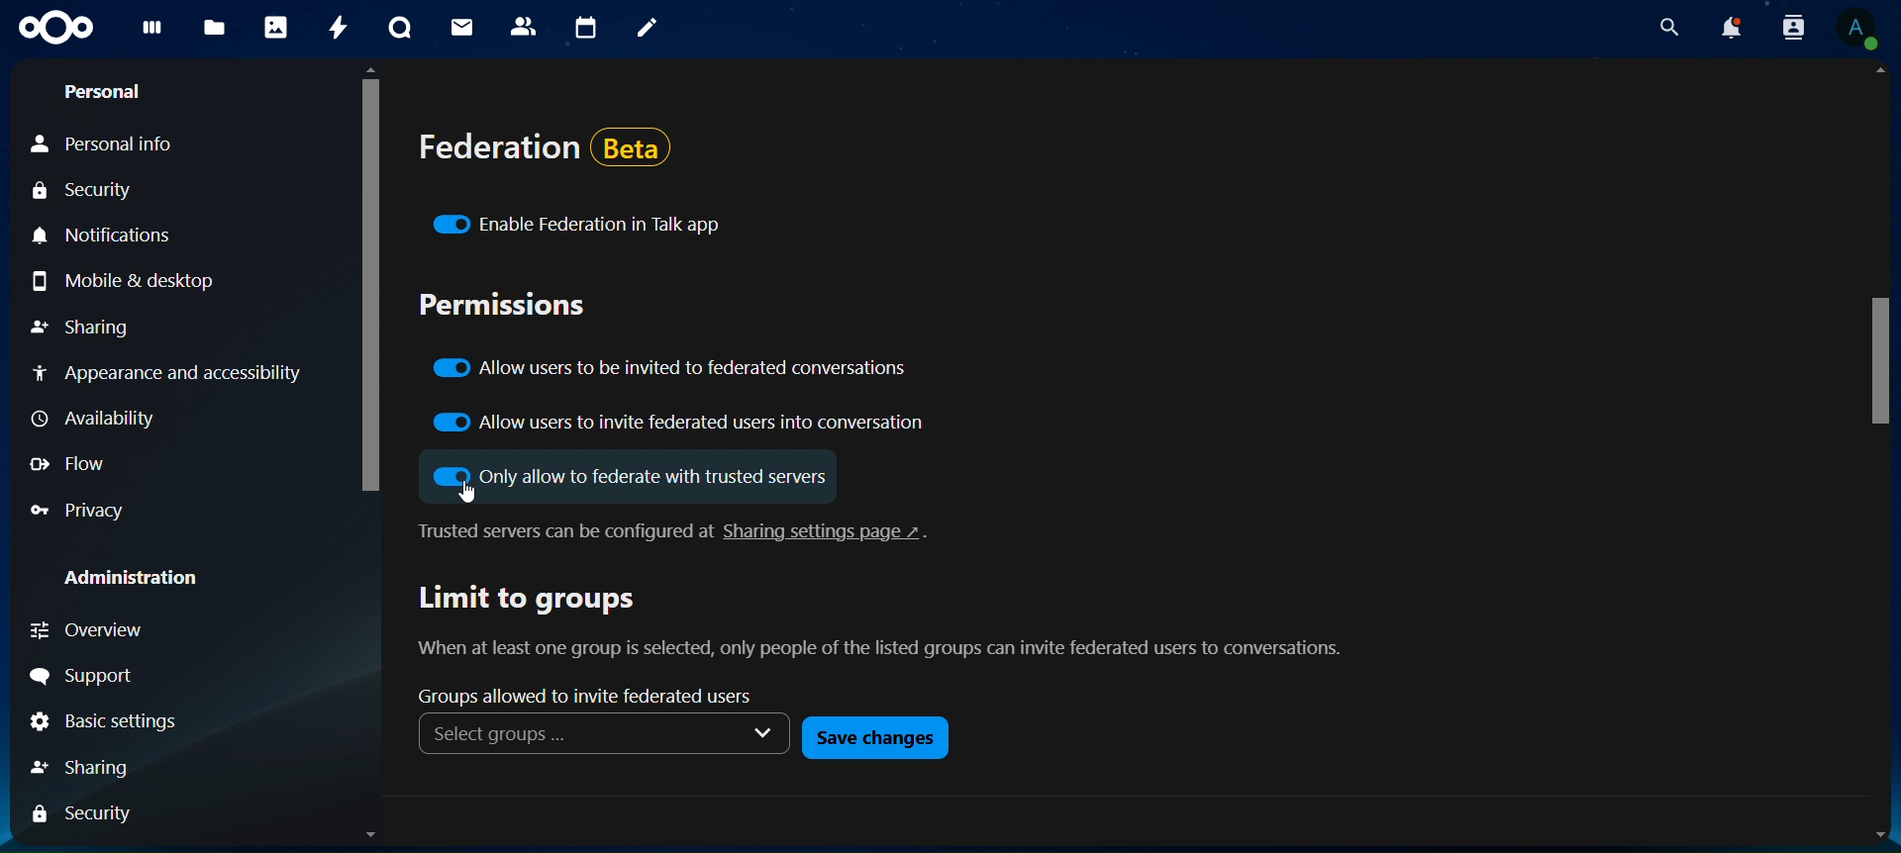 This screenshot has width=1901, height=853. Describe the element at coordinates (682, 531) in the screenshot. I see `text` at that location.